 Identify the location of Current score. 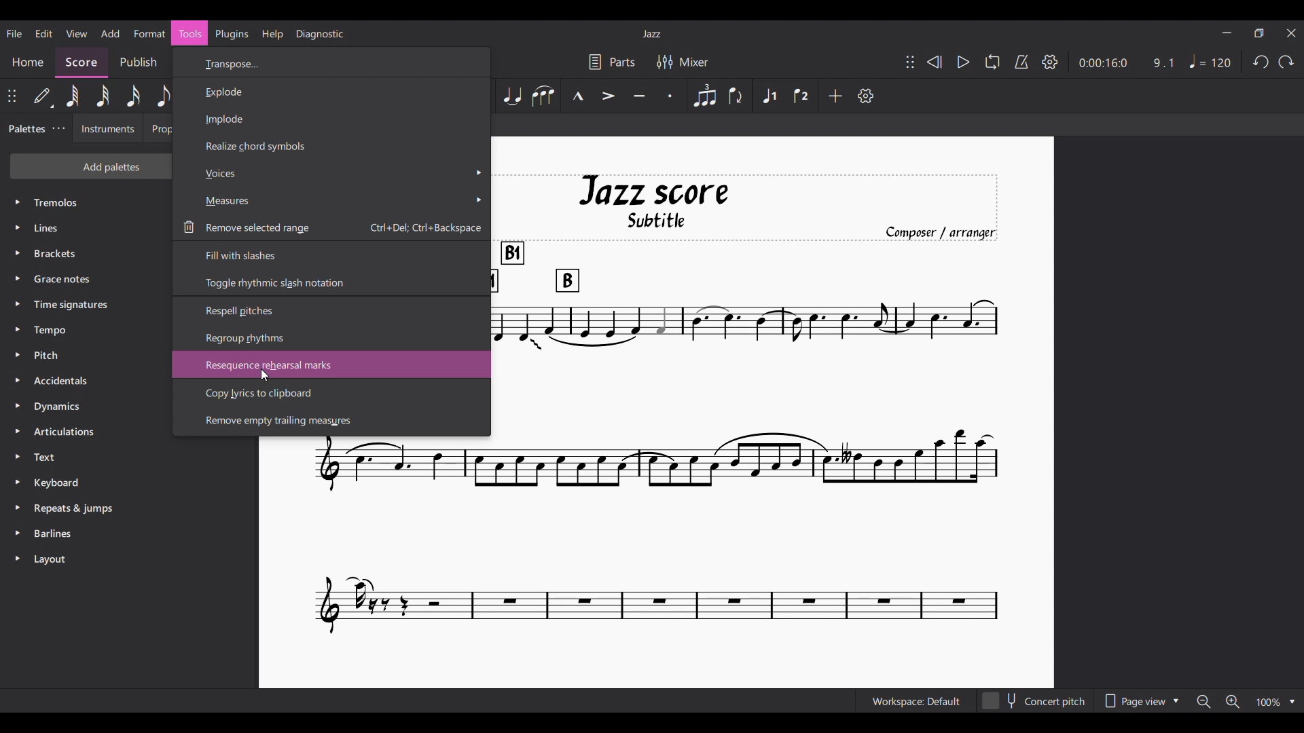
(746, 405).